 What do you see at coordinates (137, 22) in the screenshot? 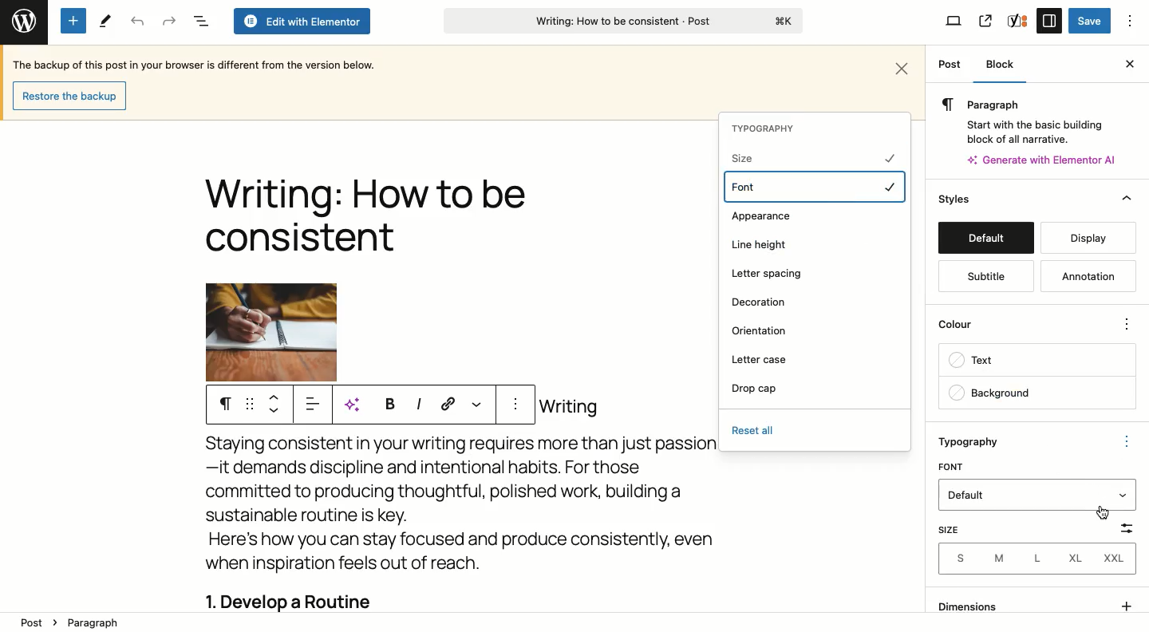
I see `Undo` at bounding box center [137, 22].